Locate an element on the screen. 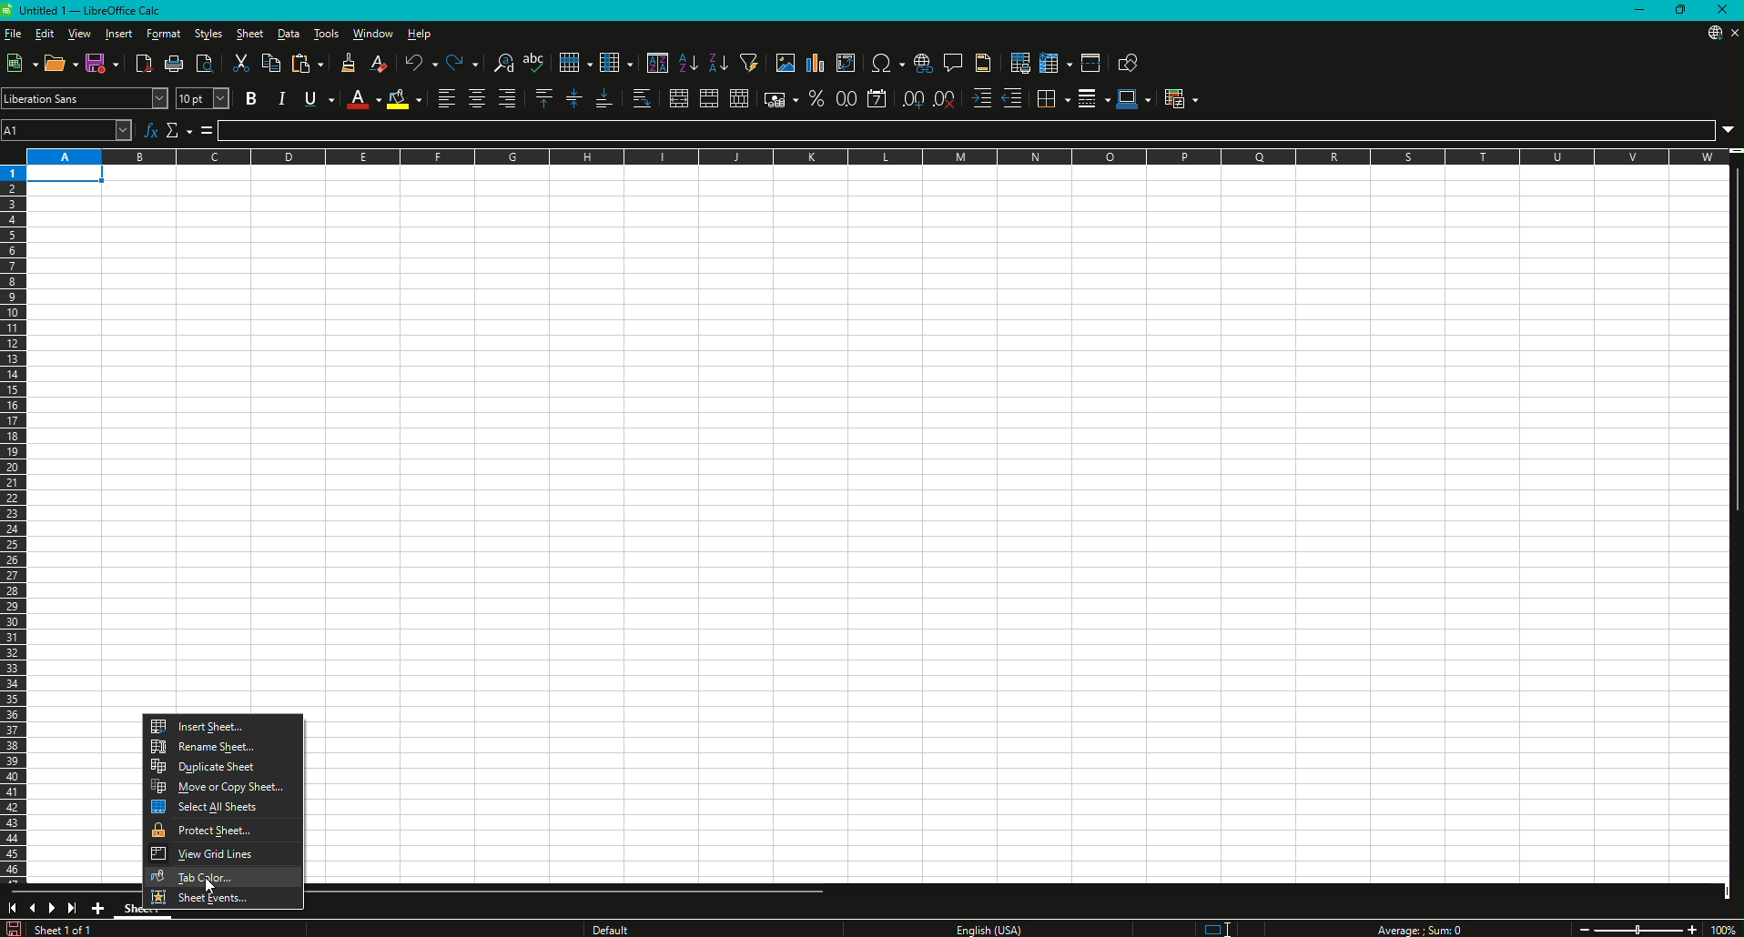 Image resolution: width=1744 pixels, height=937 pixels. Conditional is located at coordinates (1181, 99).